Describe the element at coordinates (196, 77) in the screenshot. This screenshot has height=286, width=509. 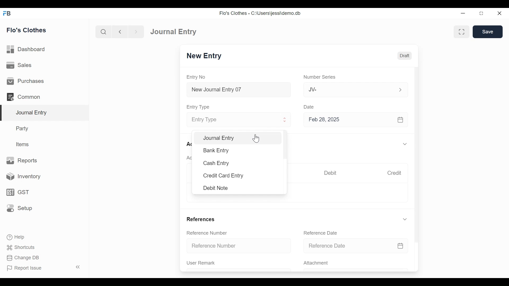
I see `Entry No` at that location.